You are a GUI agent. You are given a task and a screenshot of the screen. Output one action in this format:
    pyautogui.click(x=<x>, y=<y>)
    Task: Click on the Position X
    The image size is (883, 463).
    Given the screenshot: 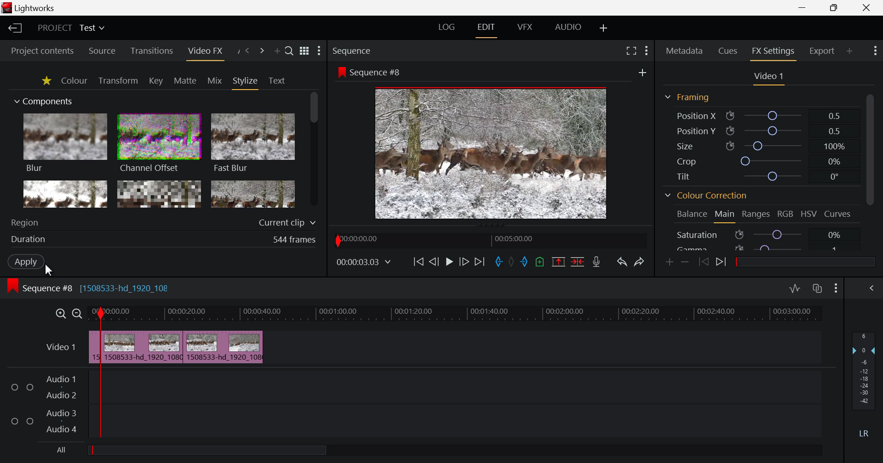 What is the action you would take?
    pyautogui.click(x=759, y=115)
    